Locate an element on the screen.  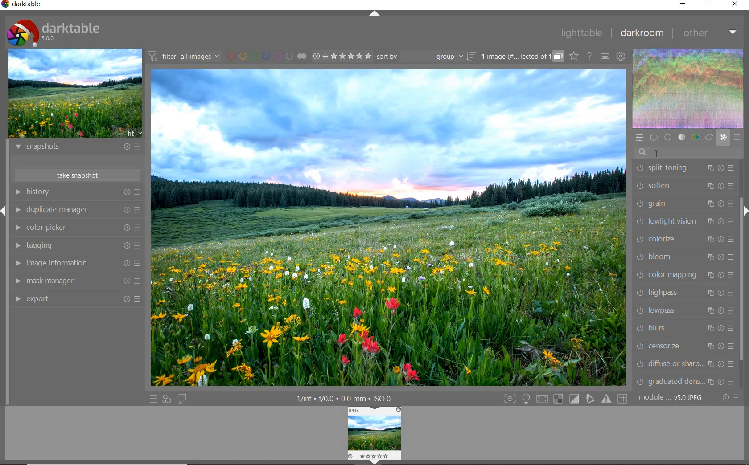
correct is located at coordinates (709, 137).